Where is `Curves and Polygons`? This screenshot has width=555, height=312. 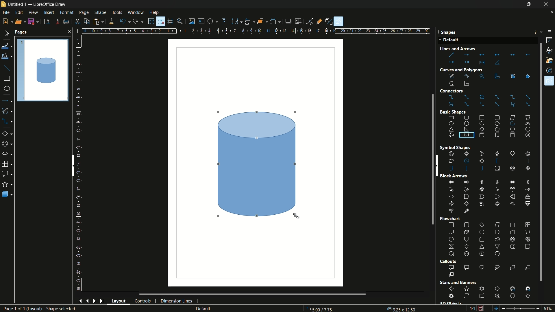 Curves and Polygons is located at coordinates (461, 69).